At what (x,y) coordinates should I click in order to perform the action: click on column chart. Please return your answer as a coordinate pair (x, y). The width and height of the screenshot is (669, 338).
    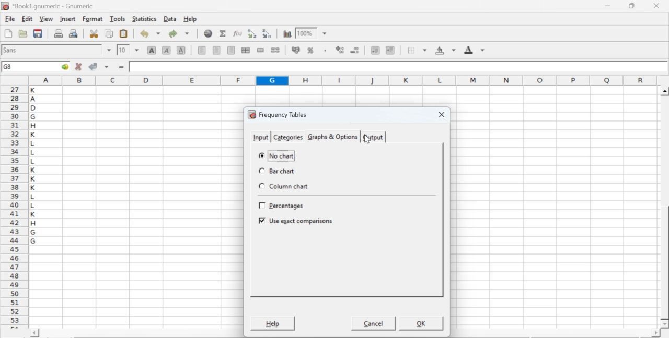
    Looking at the image, I should click on (284, 186).